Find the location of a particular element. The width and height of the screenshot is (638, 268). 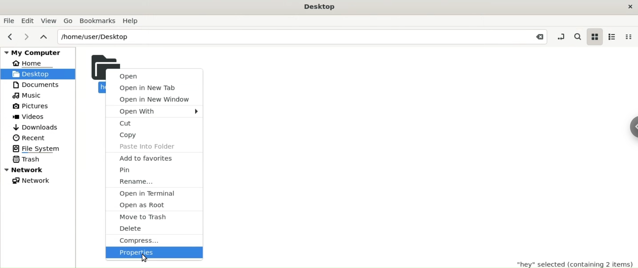

Close is located at coordinates (539, 37).